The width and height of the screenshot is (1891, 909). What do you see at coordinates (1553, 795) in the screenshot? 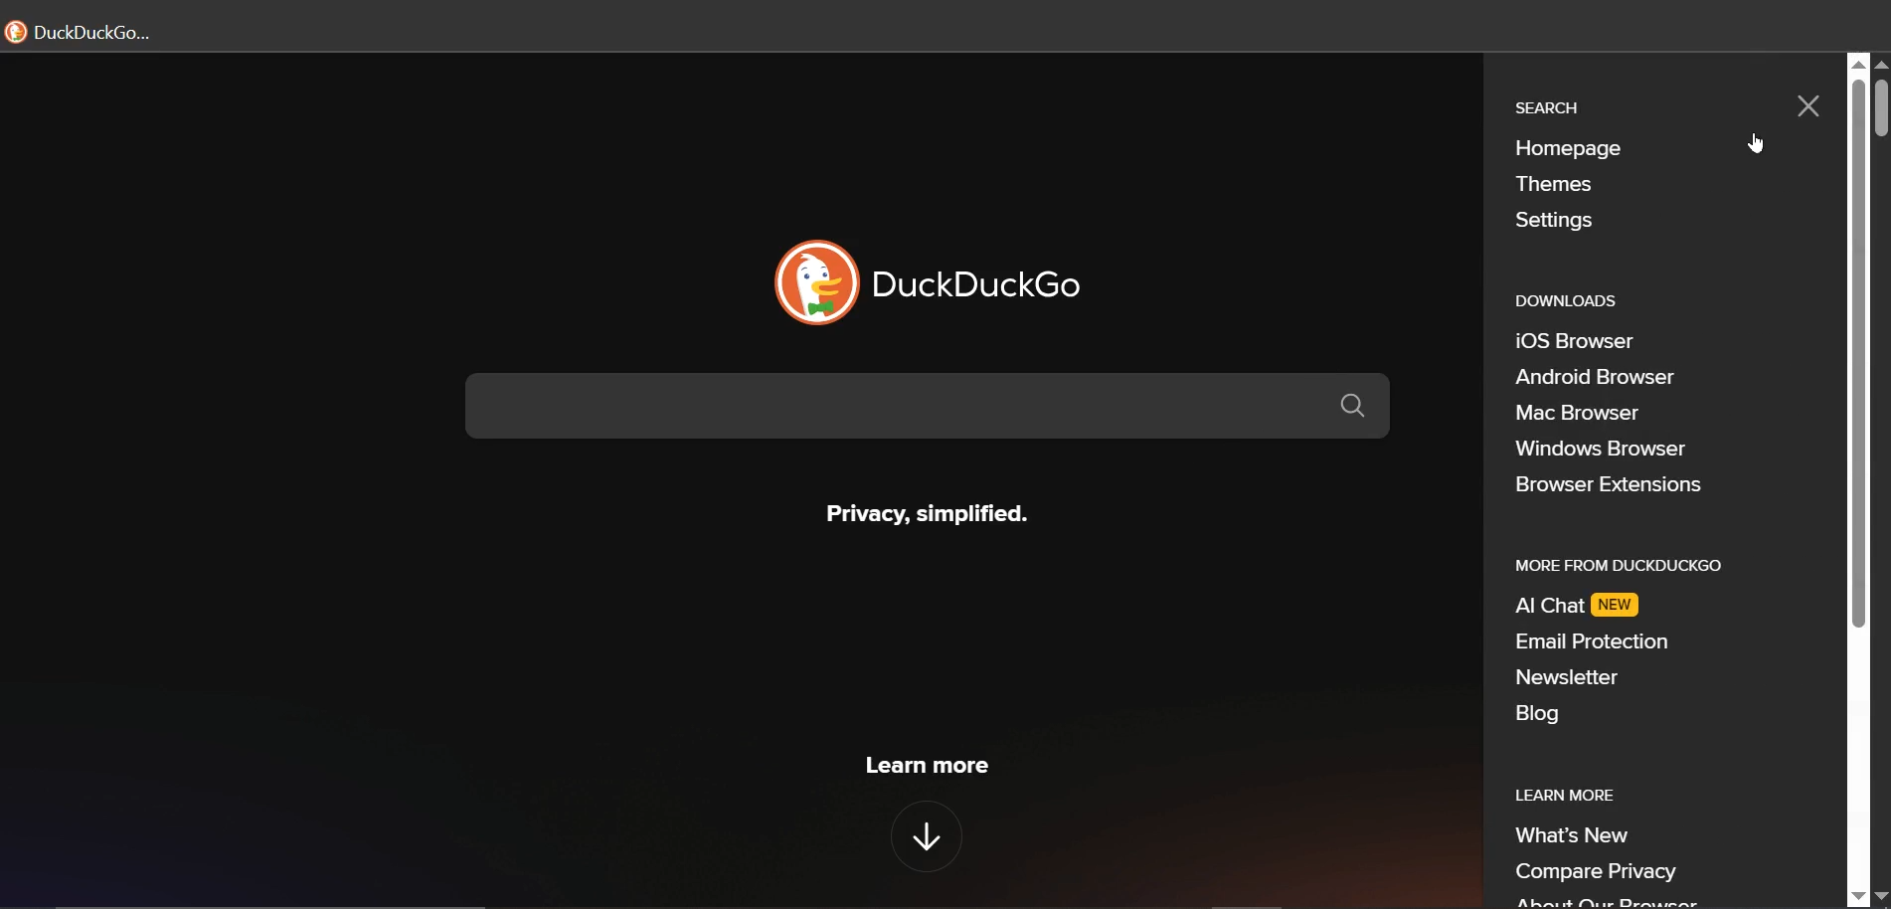
I see `LEARN MORE` at bounding box center [1553, 795].